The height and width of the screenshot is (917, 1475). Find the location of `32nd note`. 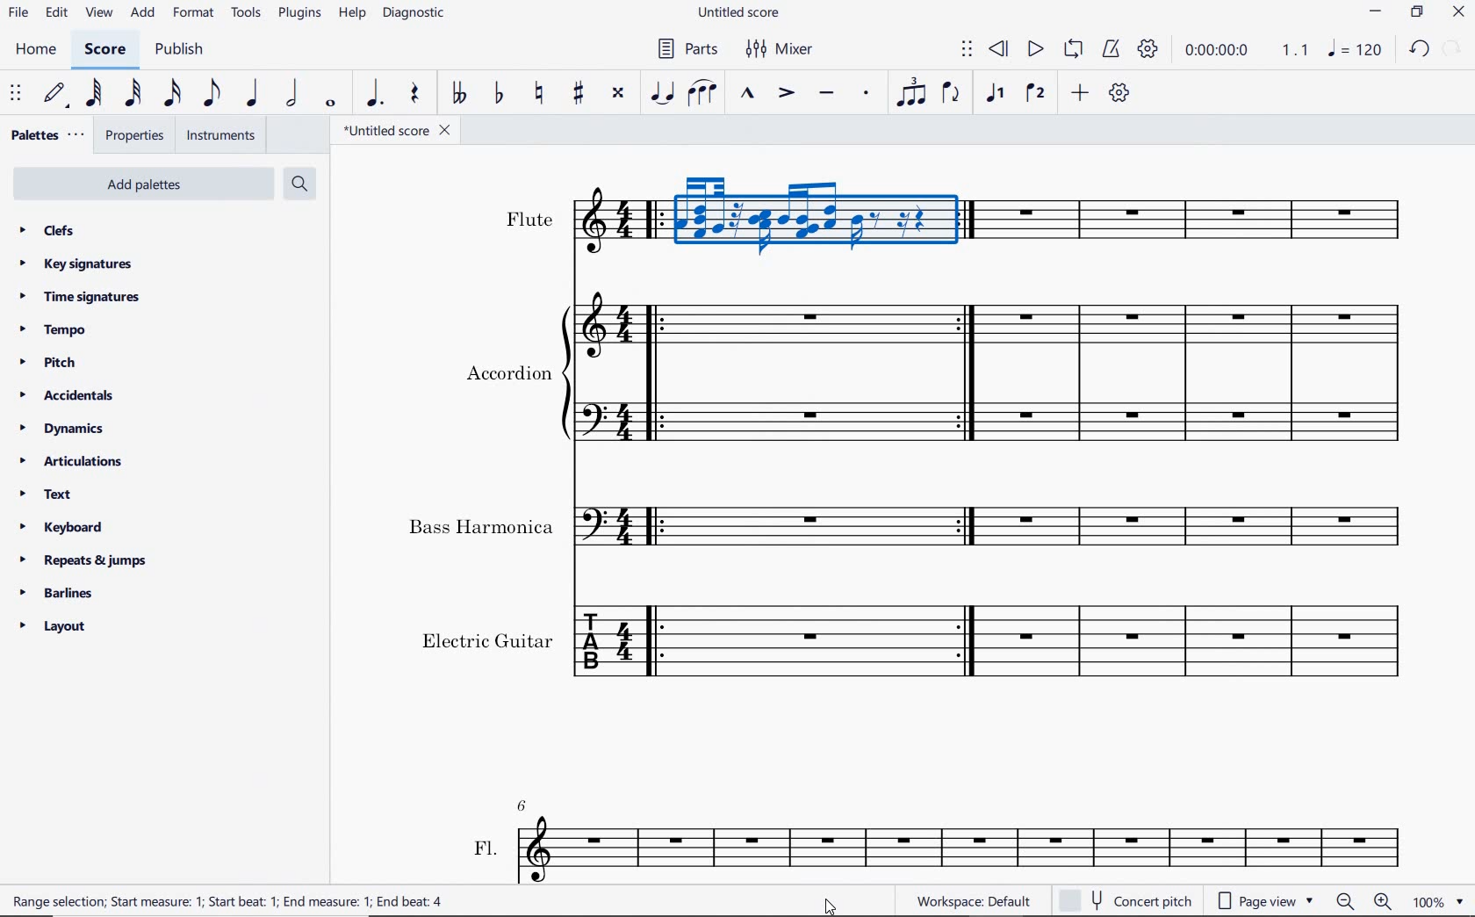

32nd note is located at coordinates (133, 96).